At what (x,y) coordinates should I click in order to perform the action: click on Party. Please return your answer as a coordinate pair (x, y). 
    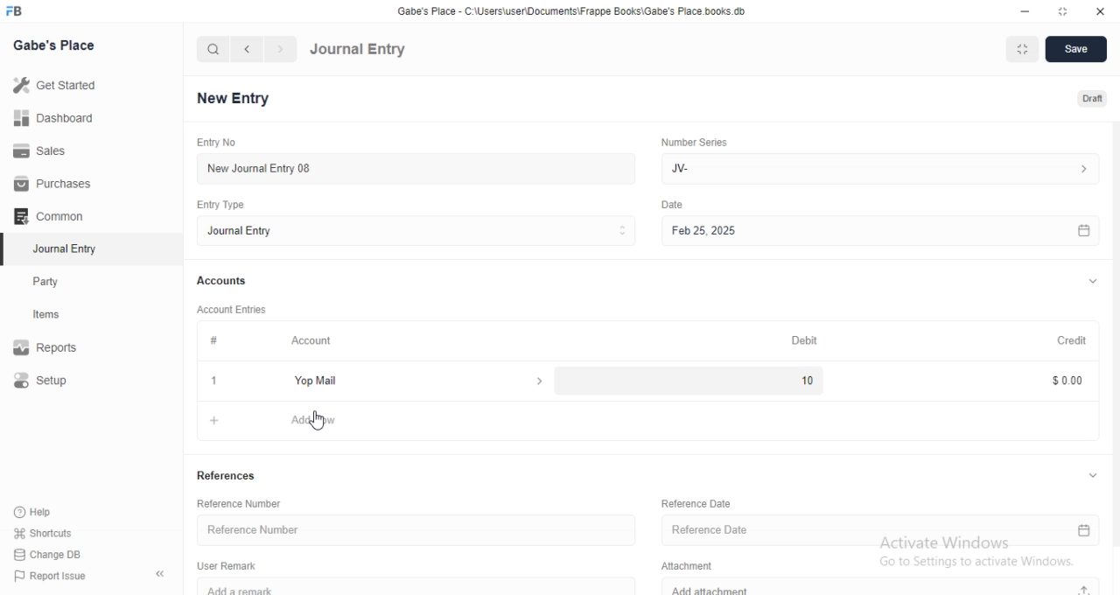
    Looking at the image, I should click on (63, 282).